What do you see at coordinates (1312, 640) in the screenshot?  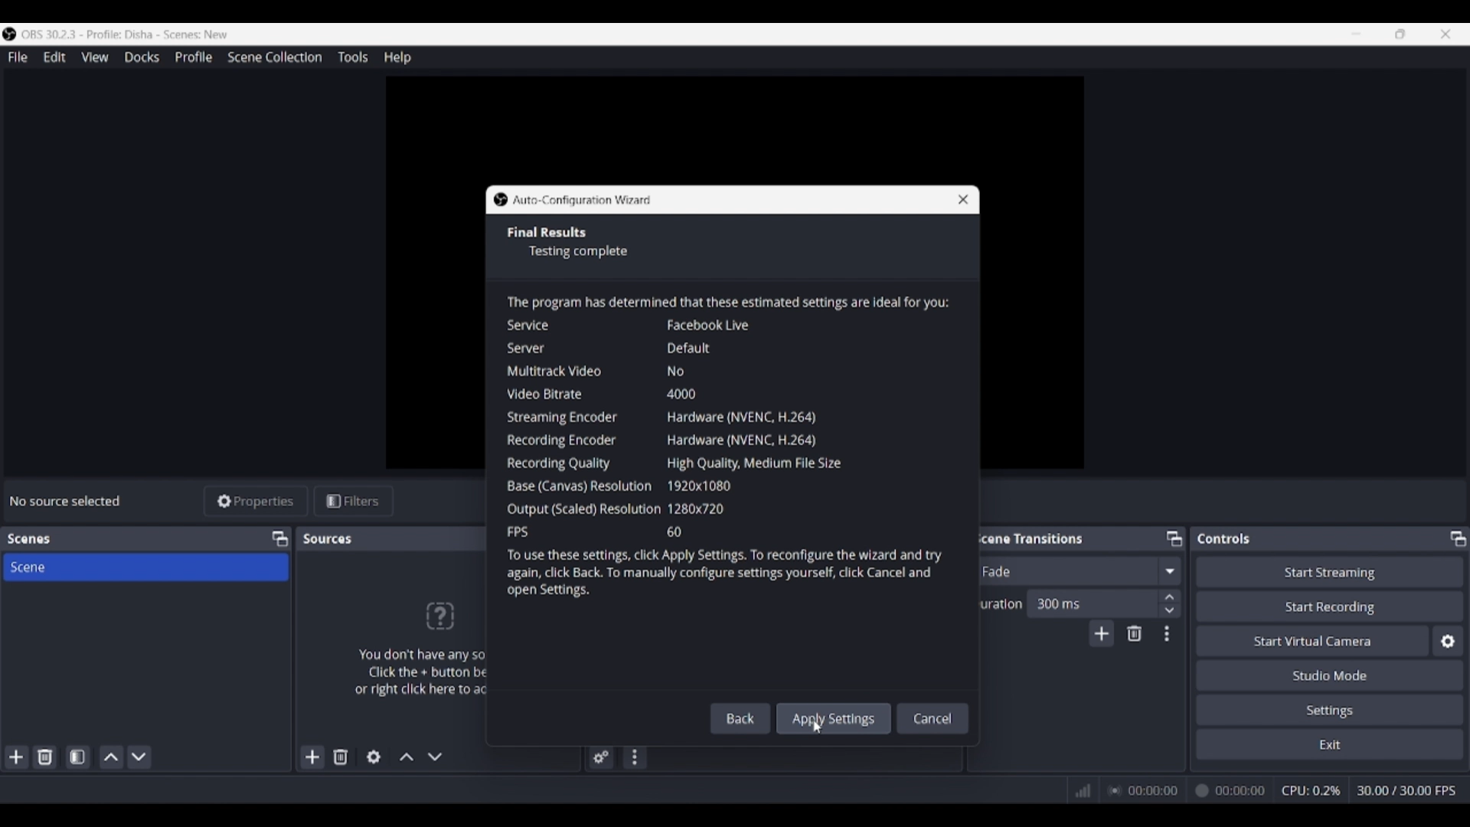 I see `Start virtual camera` at bounding box center [1312, 640].